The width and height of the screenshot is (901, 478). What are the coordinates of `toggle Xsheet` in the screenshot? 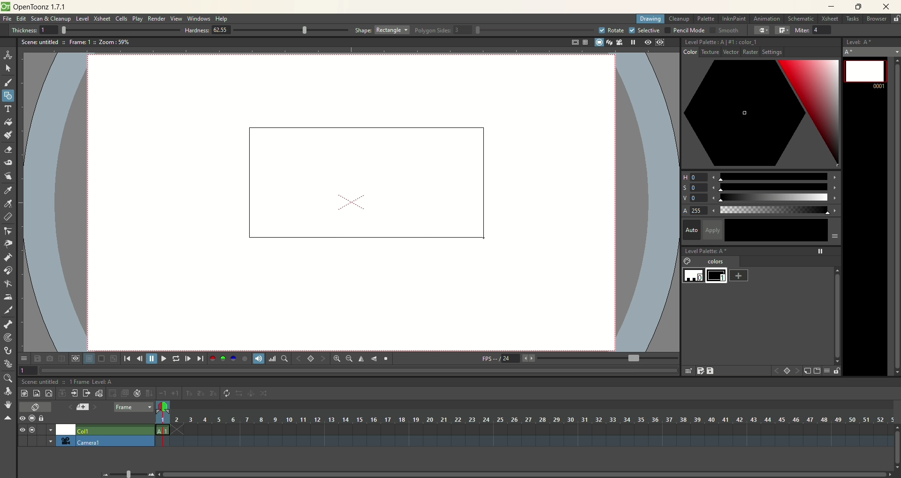 It's located at (36, 408).